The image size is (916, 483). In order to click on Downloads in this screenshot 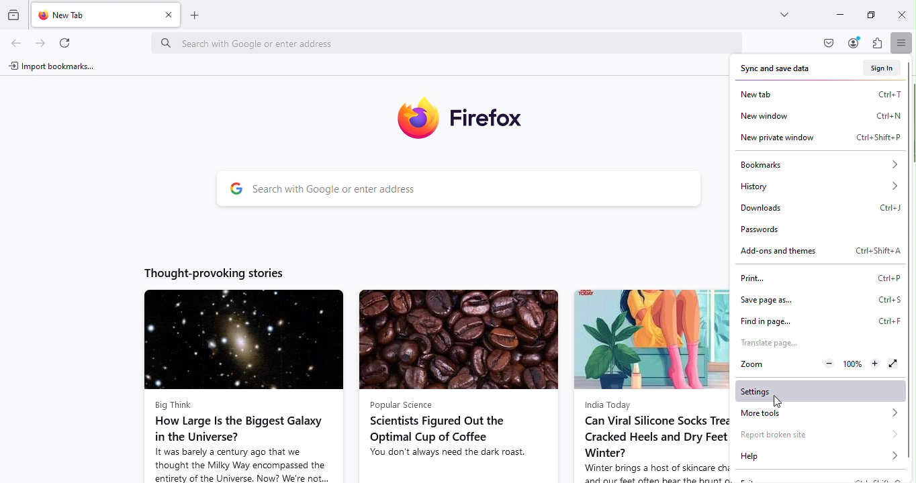, I will do `click(817, 208)`.